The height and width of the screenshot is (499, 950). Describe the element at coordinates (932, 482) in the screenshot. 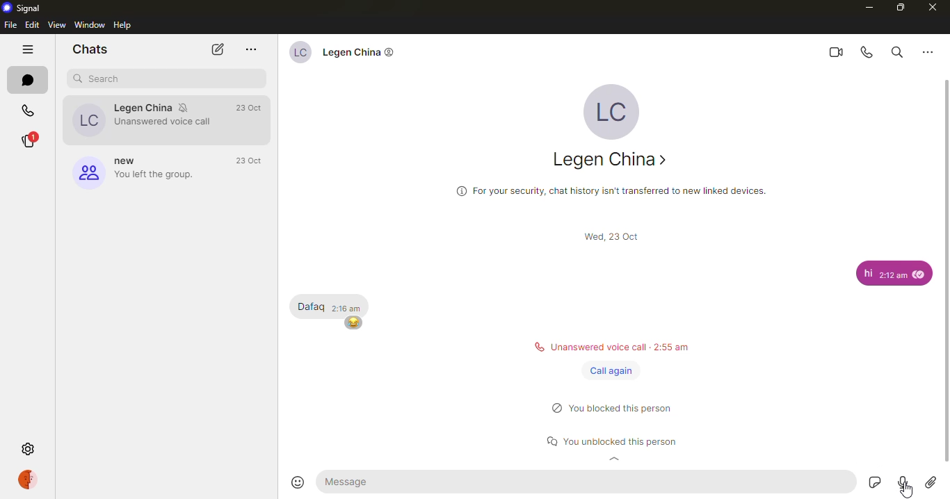

I see `attach` at that location.